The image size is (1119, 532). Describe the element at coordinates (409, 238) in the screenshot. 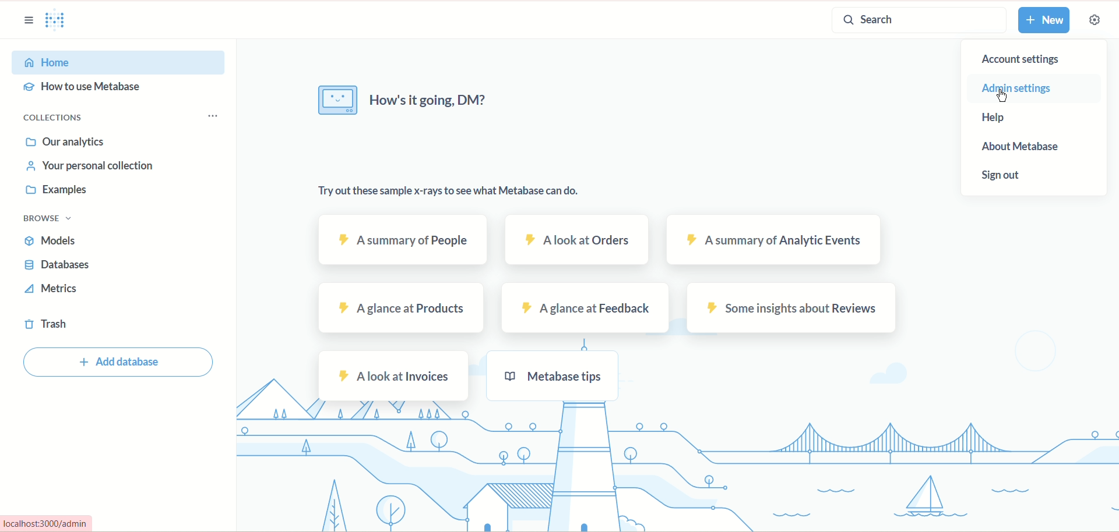

I see `a summary of people` at that location.